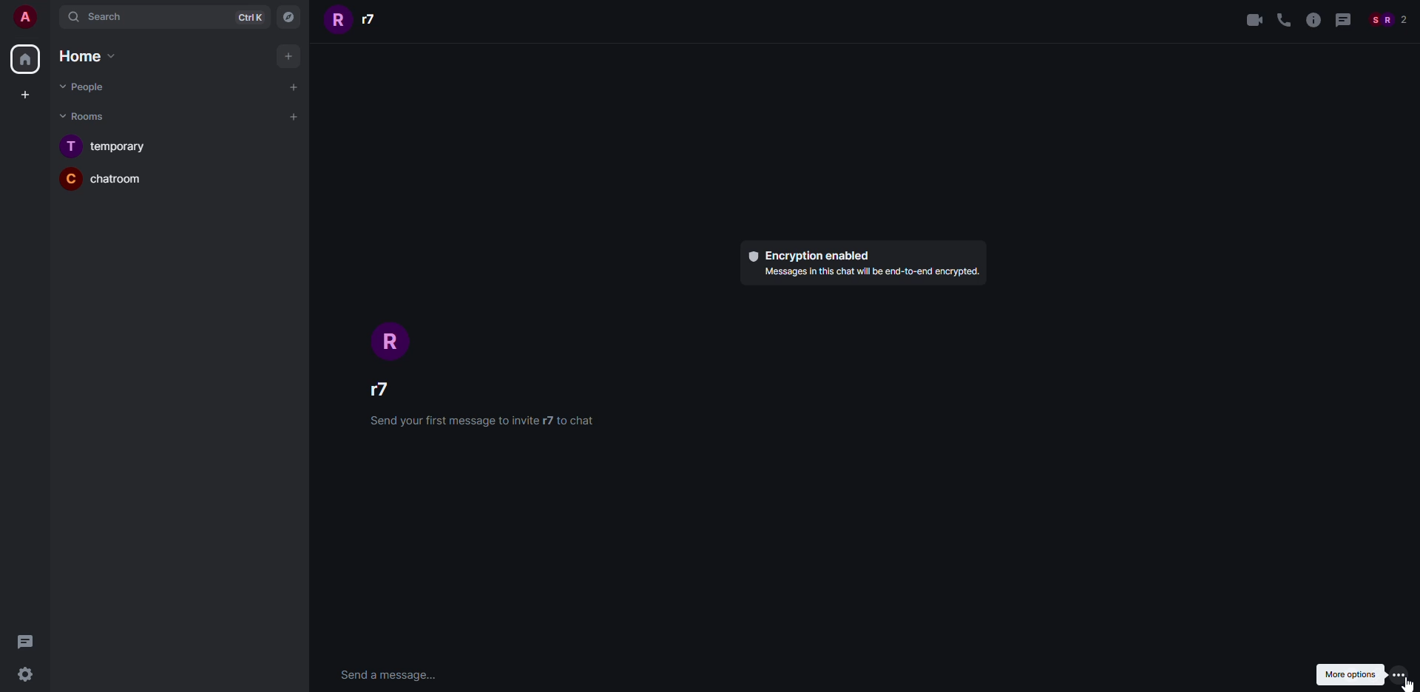 The width and height of the screenshot is (1420, 692). Describe the element at coordinates (294, 118) in the screenshot. I see `New room` at that location.